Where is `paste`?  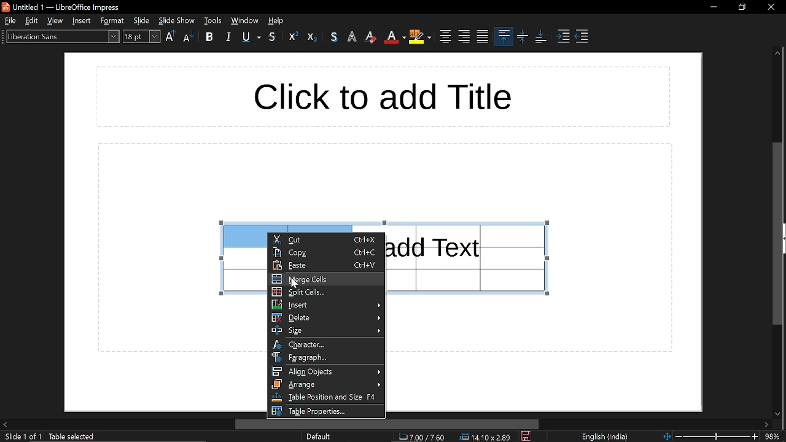
paste is located at coordinates (328, 266).